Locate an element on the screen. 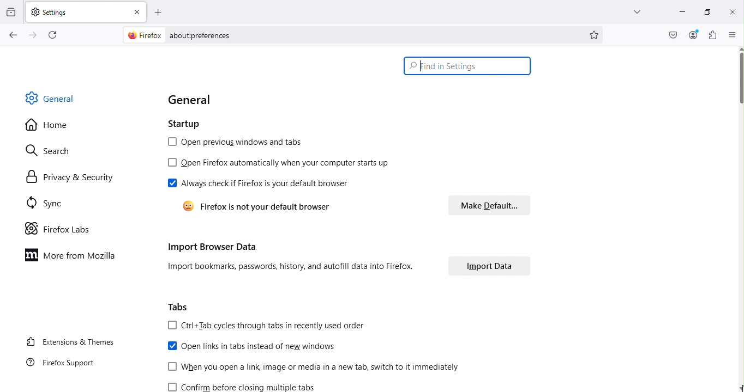 The width and height of the screenshot is (744, 392). Home is located at coordinates (47, 125).